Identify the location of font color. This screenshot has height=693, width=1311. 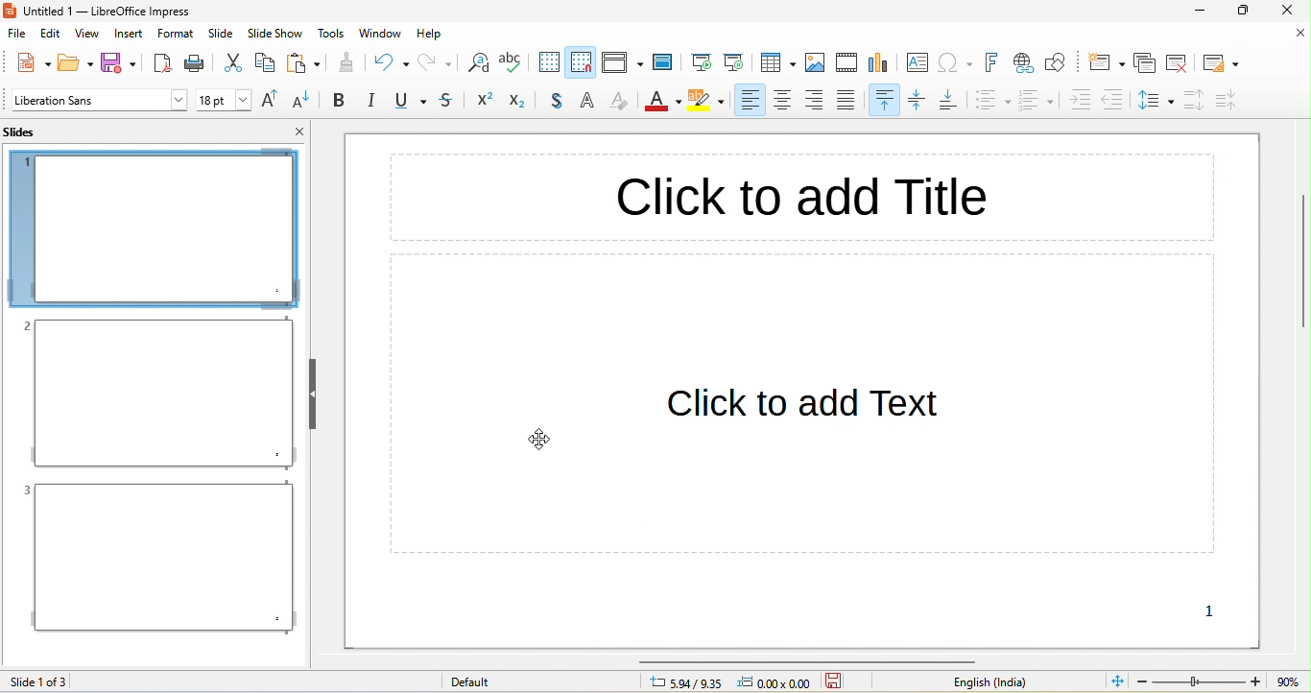
(661, 104).